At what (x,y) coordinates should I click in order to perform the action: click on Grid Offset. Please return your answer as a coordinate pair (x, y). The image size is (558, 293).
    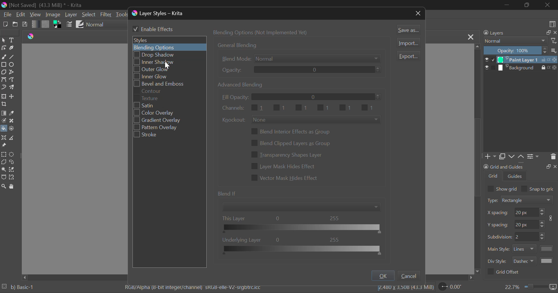
    Looking at the image, I should click on (505, 272).